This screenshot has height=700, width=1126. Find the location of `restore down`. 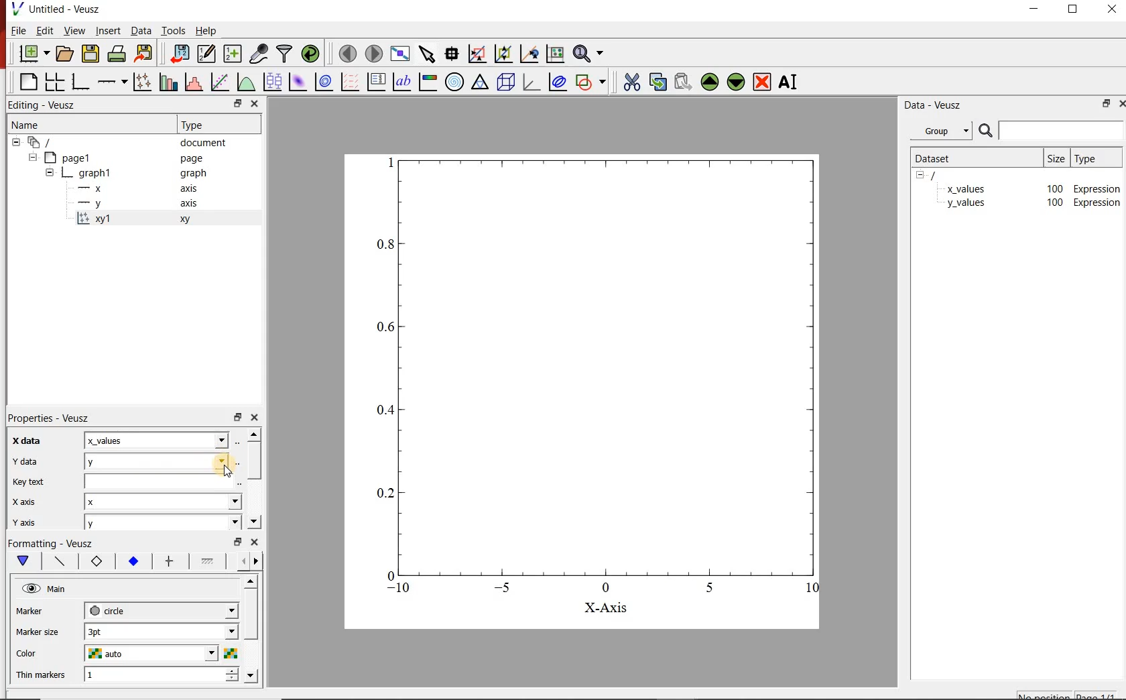

restore down is located at coordinates (1103, 103).